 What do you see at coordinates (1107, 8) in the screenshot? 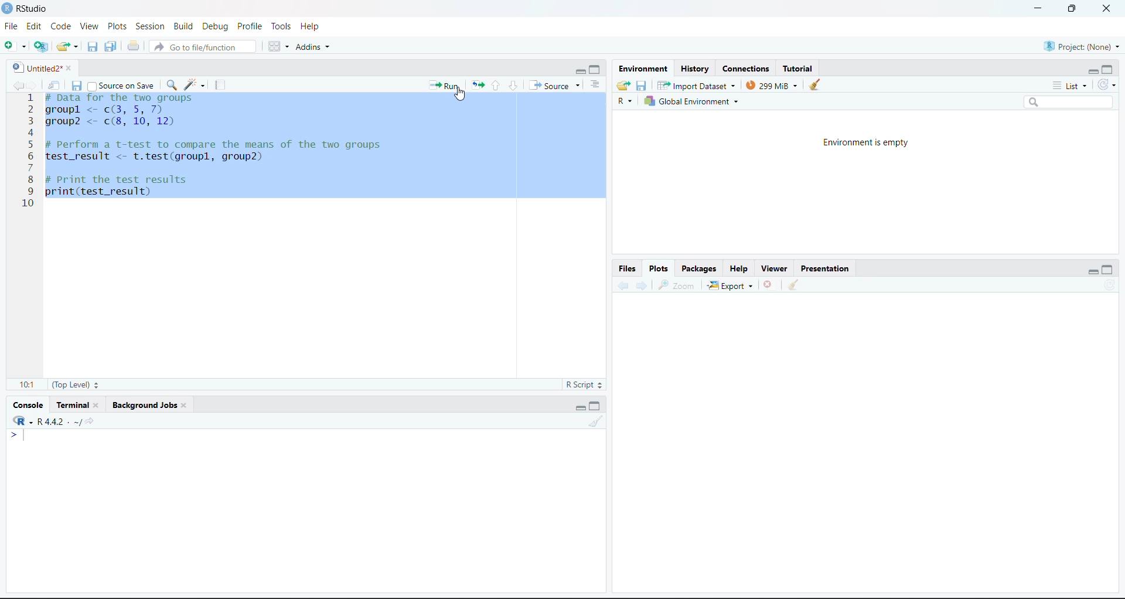
I see `close` at bounding box center [1107, 8].